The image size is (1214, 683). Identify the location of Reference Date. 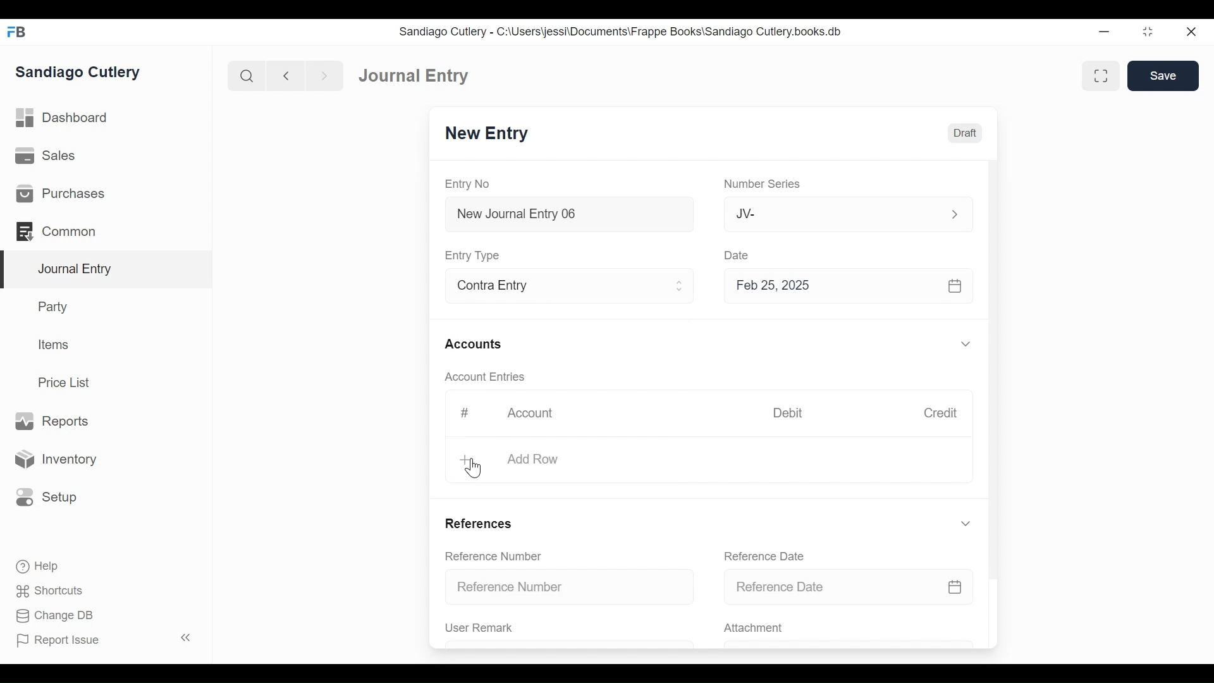
(848, 586).